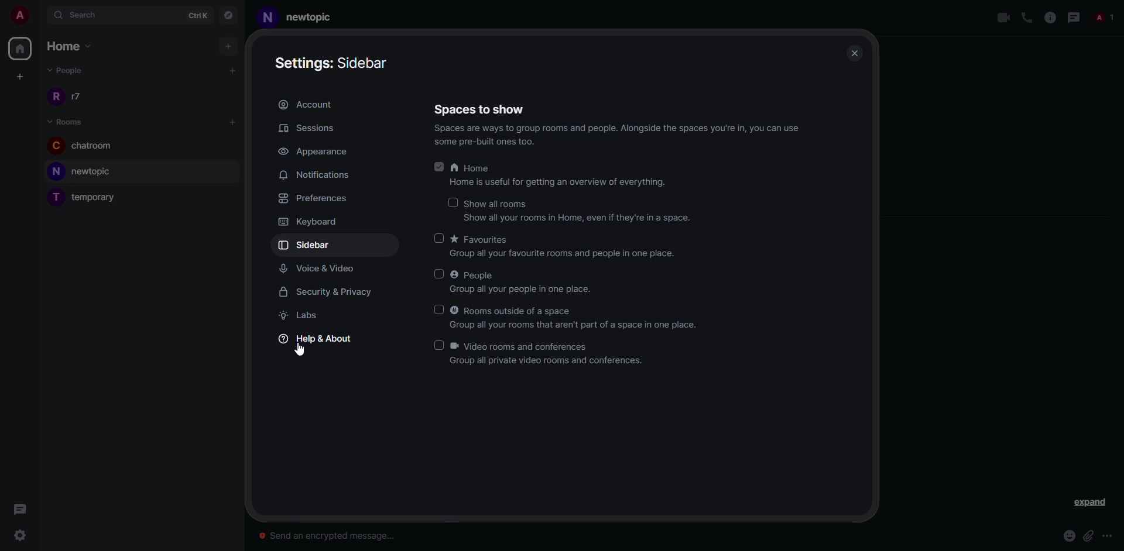 This screenshot has height=551, width=1124. I want to click on room, so click(303, 18).